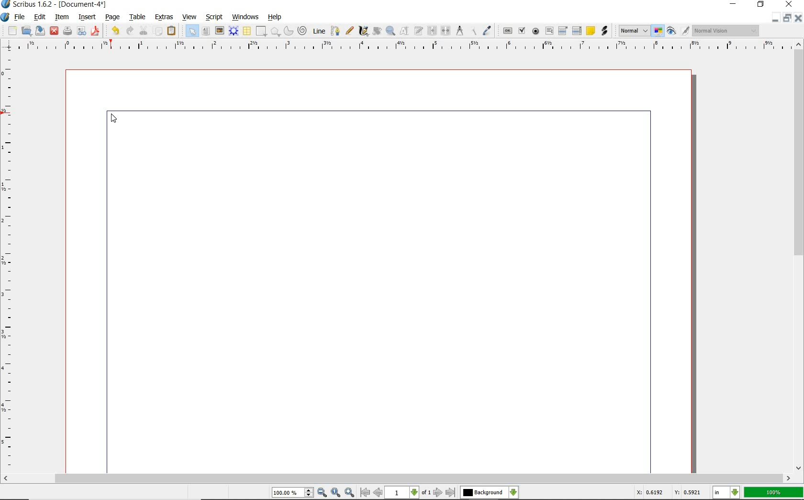  I want to click on close, so click(789, 5).